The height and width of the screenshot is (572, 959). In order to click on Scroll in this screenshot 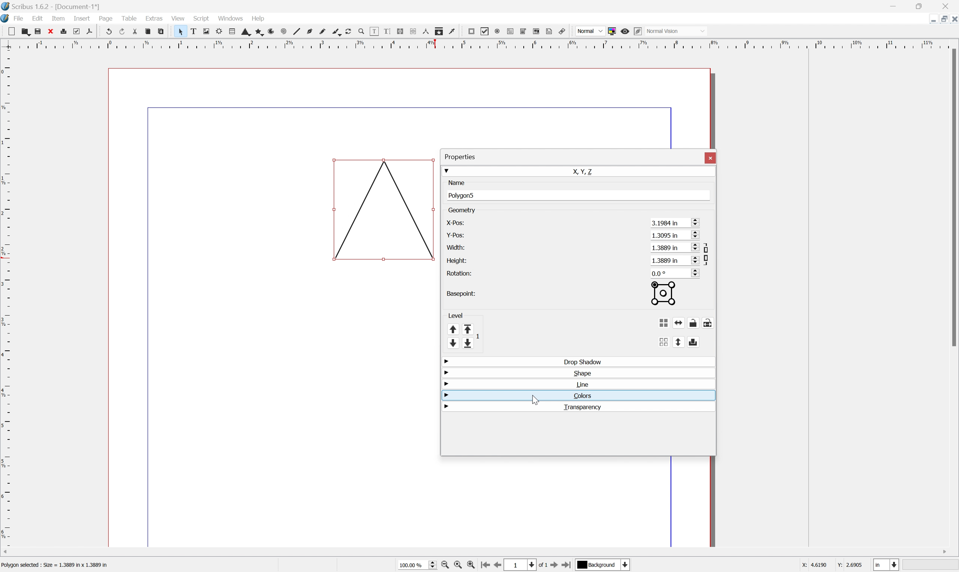, I will do `click(694, 259)`.